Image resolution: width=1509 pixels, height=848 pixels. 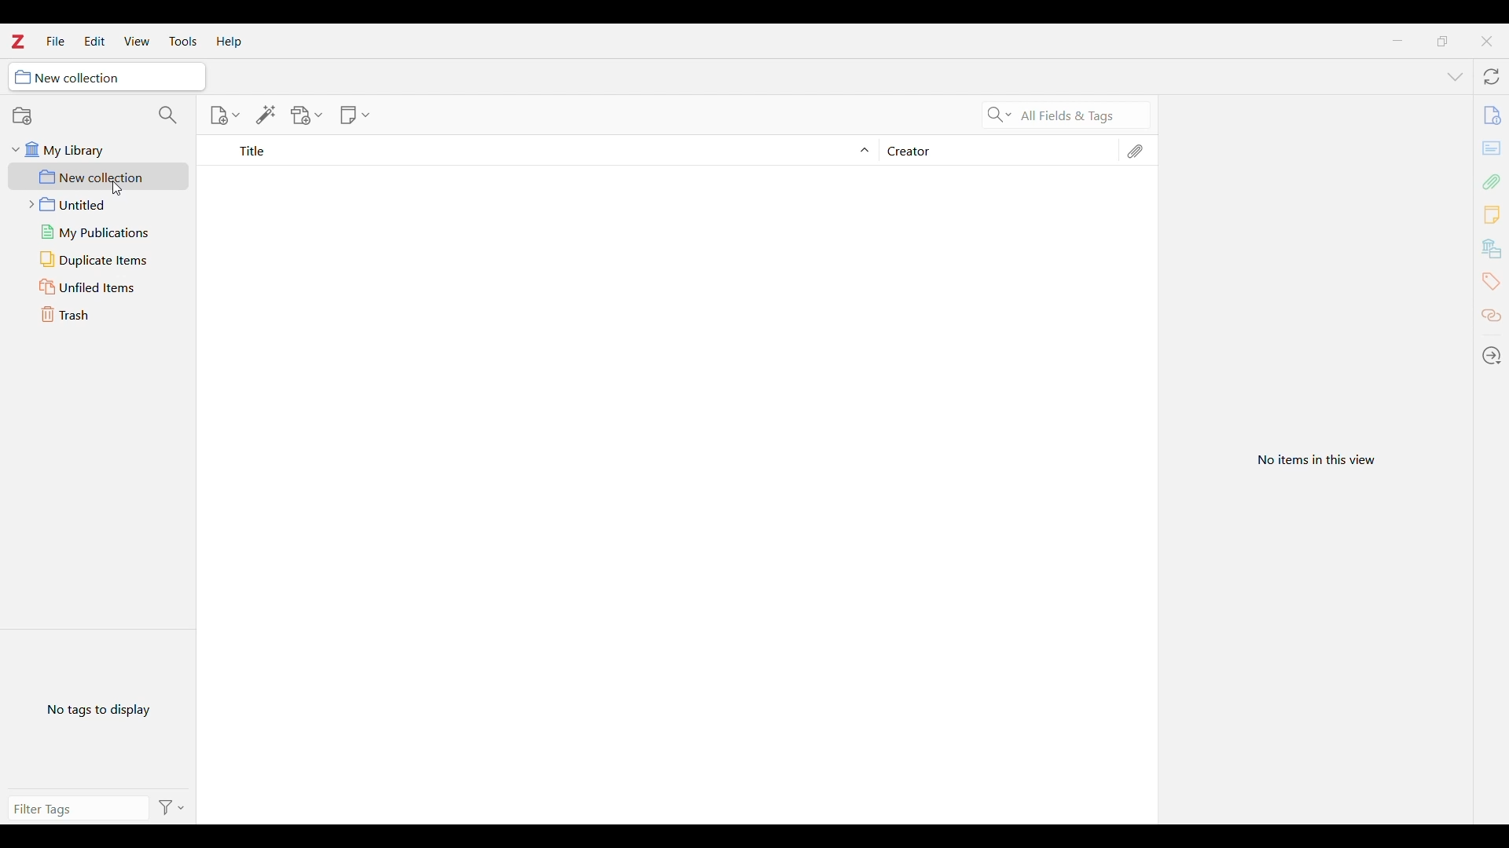 I want to click on My publications folder, so click(x=101, y=232).